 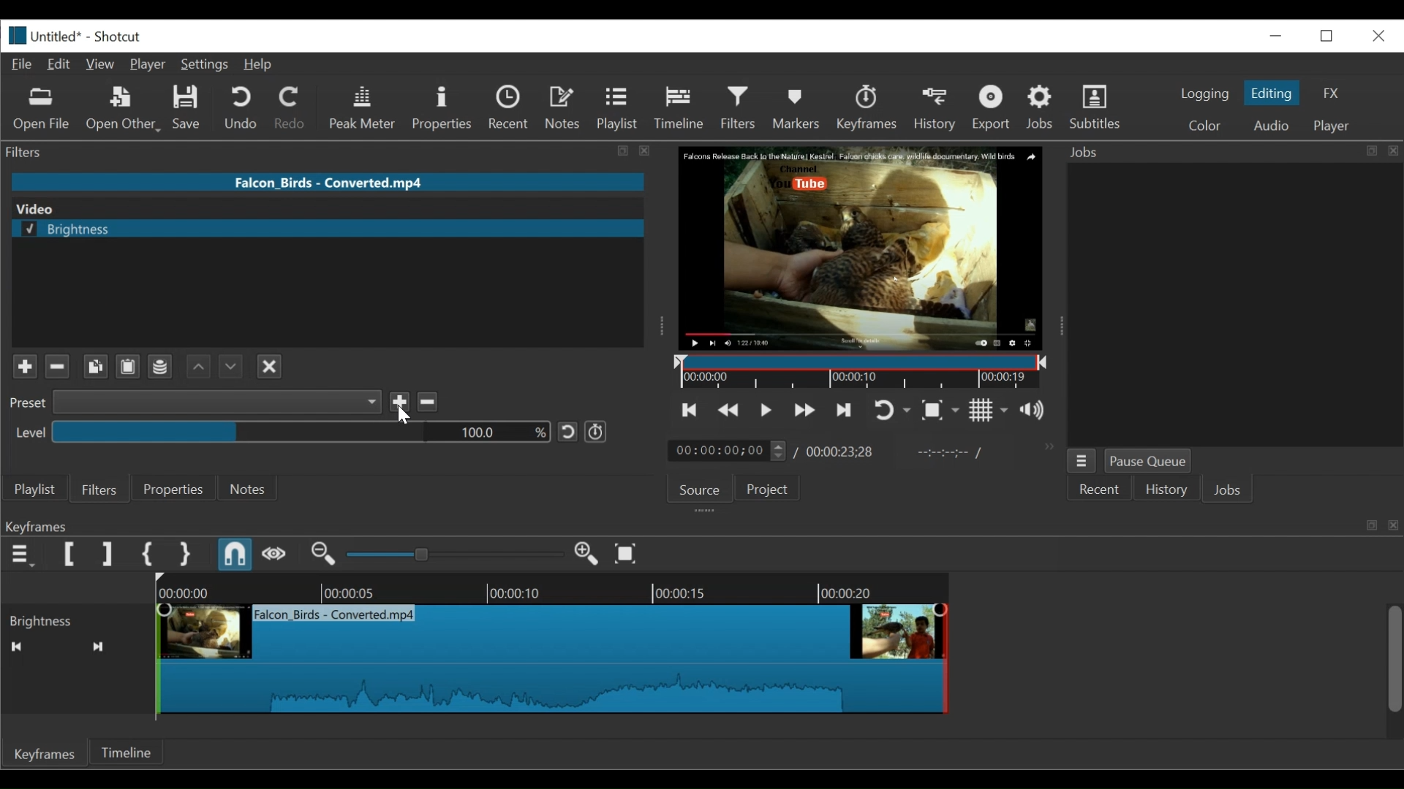 What do you see at coordinates (801, 411) in the screenshot?
I see `Play forward quickly` at bounding box center [801, 411].